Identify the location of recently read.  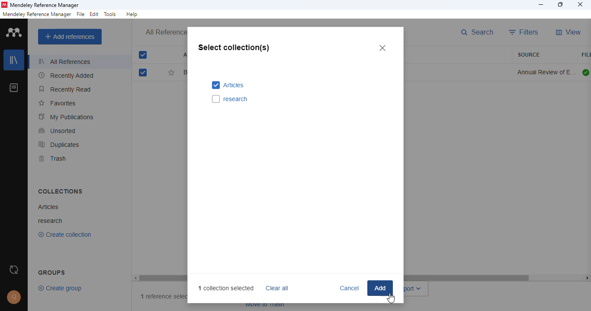
(65, 89).